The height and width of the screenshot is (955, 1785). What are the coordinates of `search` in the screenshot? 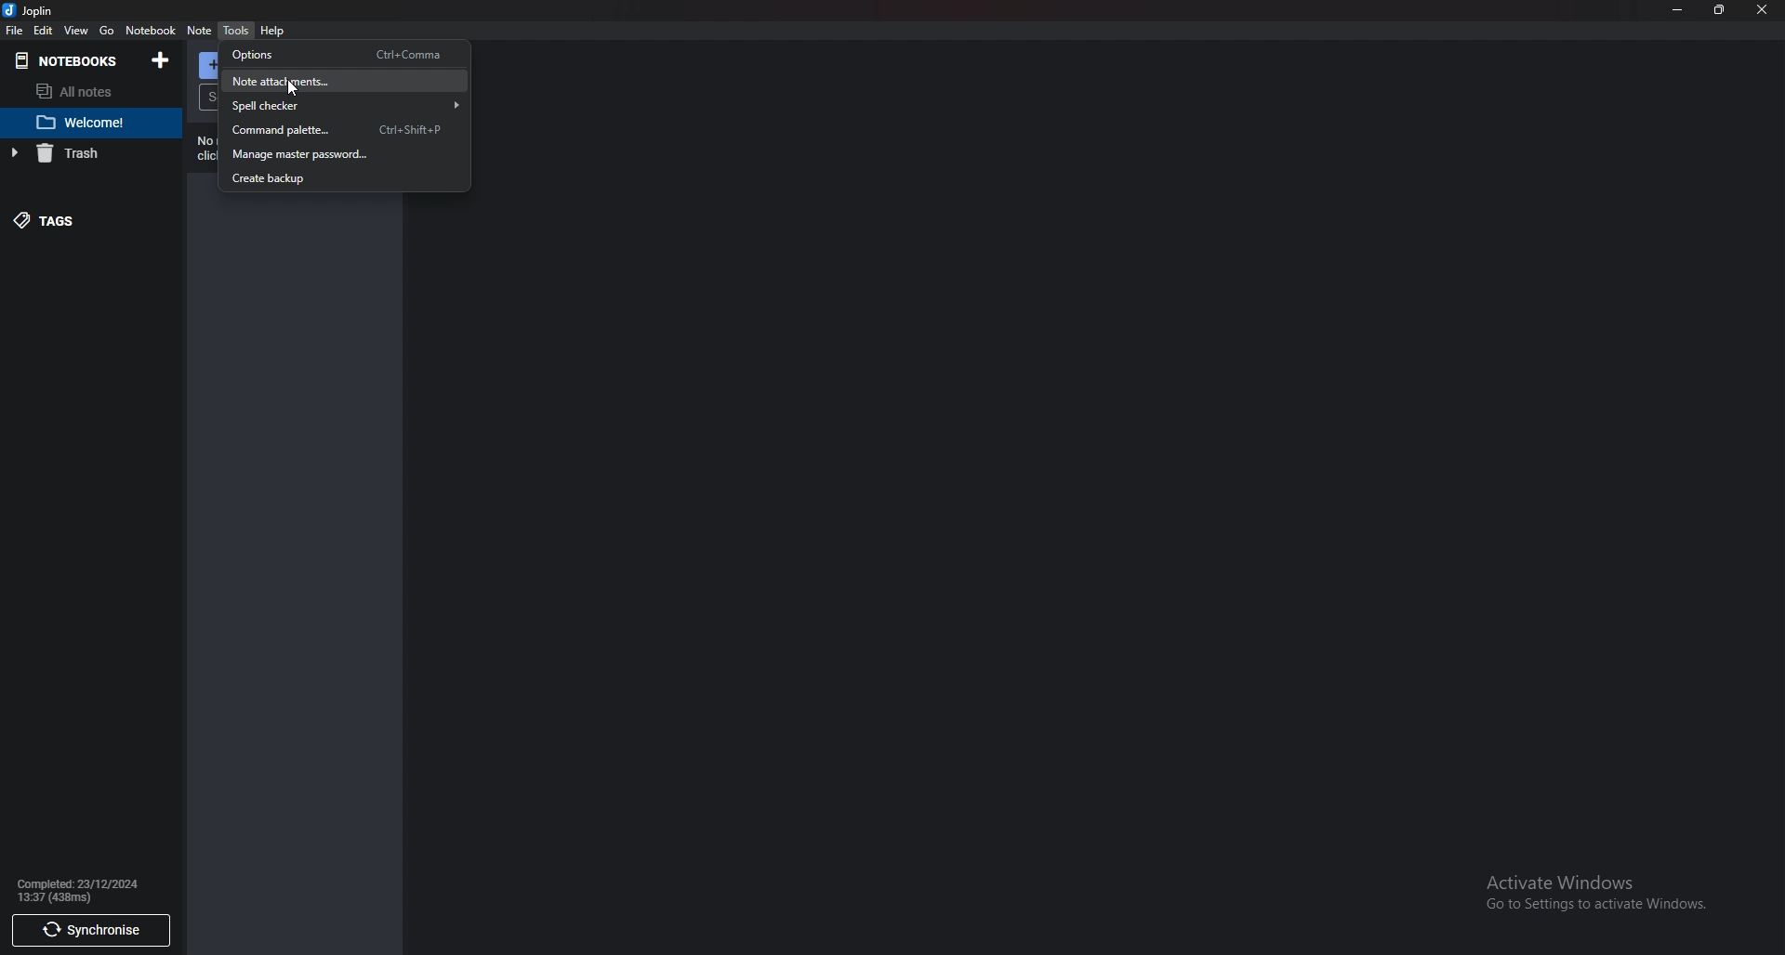 It's located at (213, 97).